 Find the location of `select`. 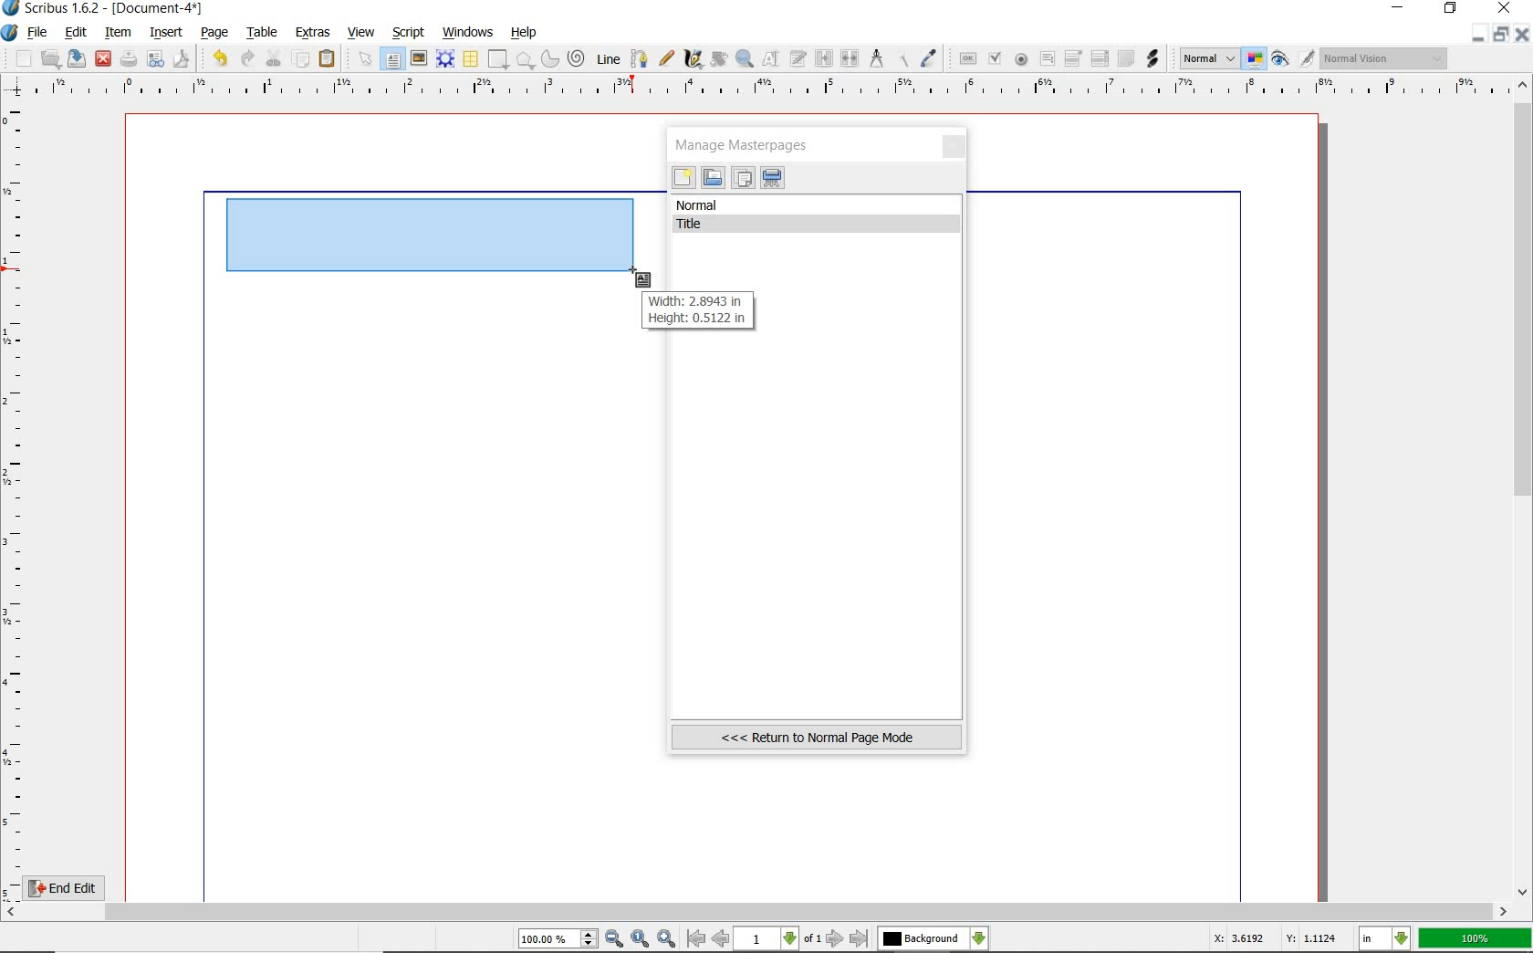

select is located at coordinates (362, 58).